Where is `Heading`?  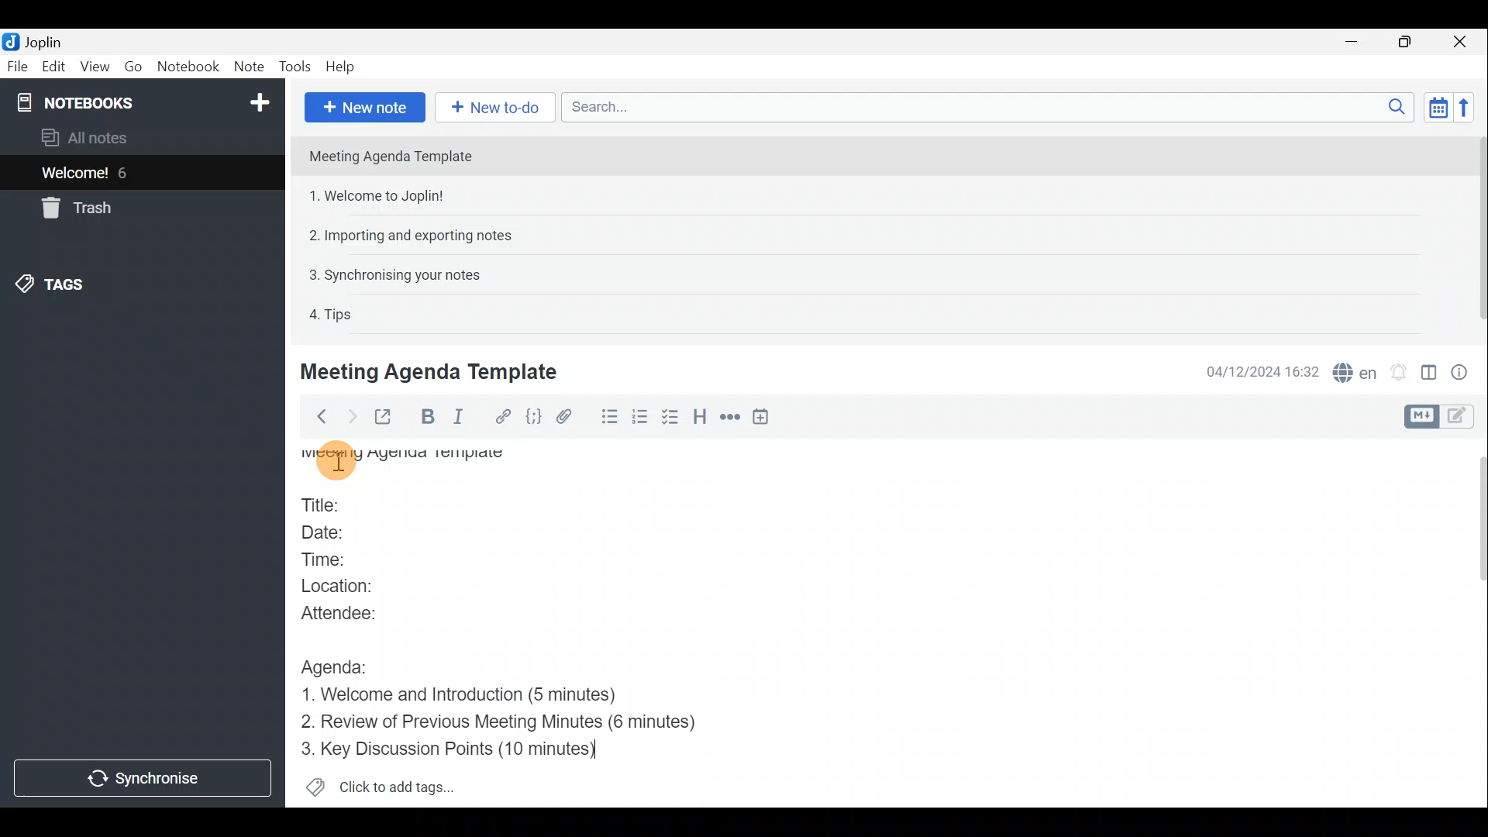
Heading is located at coordinates (700, 422).